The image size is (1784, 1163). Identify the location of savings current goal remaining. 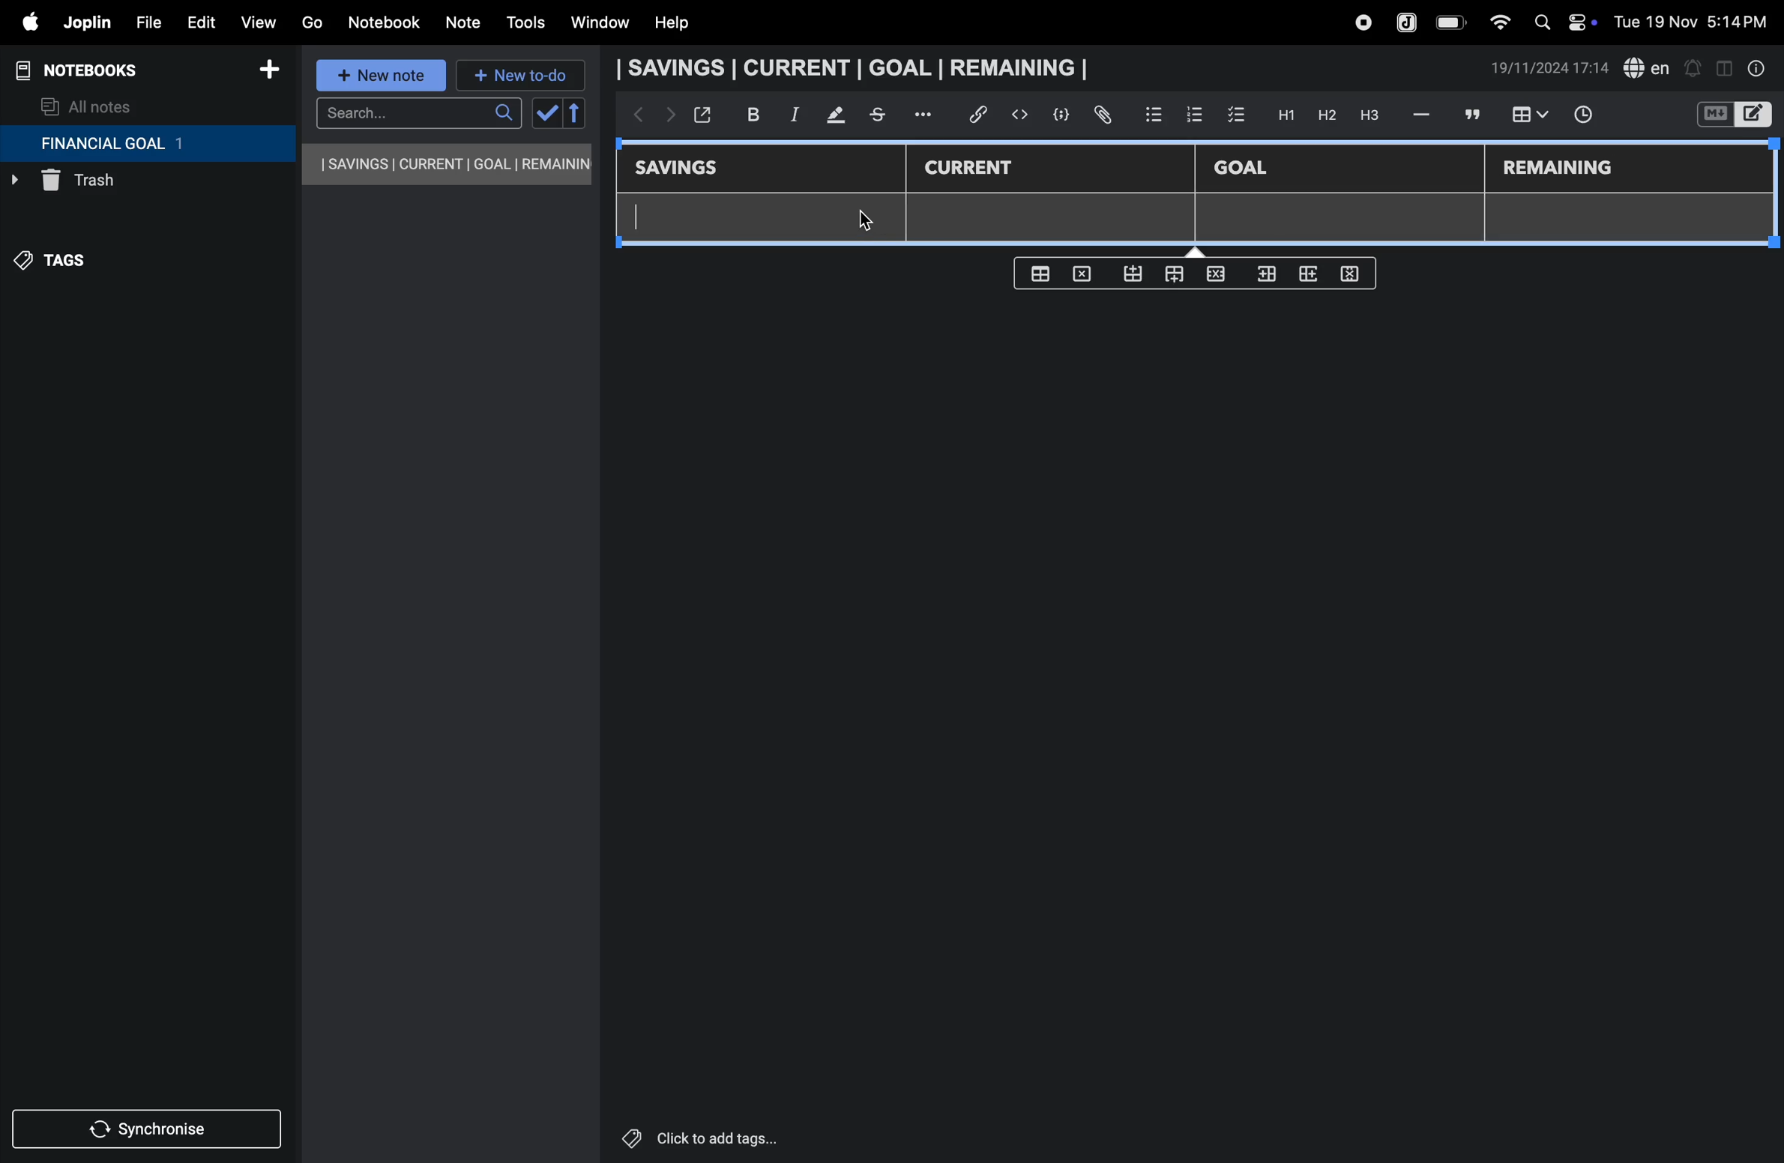
(448, 164).